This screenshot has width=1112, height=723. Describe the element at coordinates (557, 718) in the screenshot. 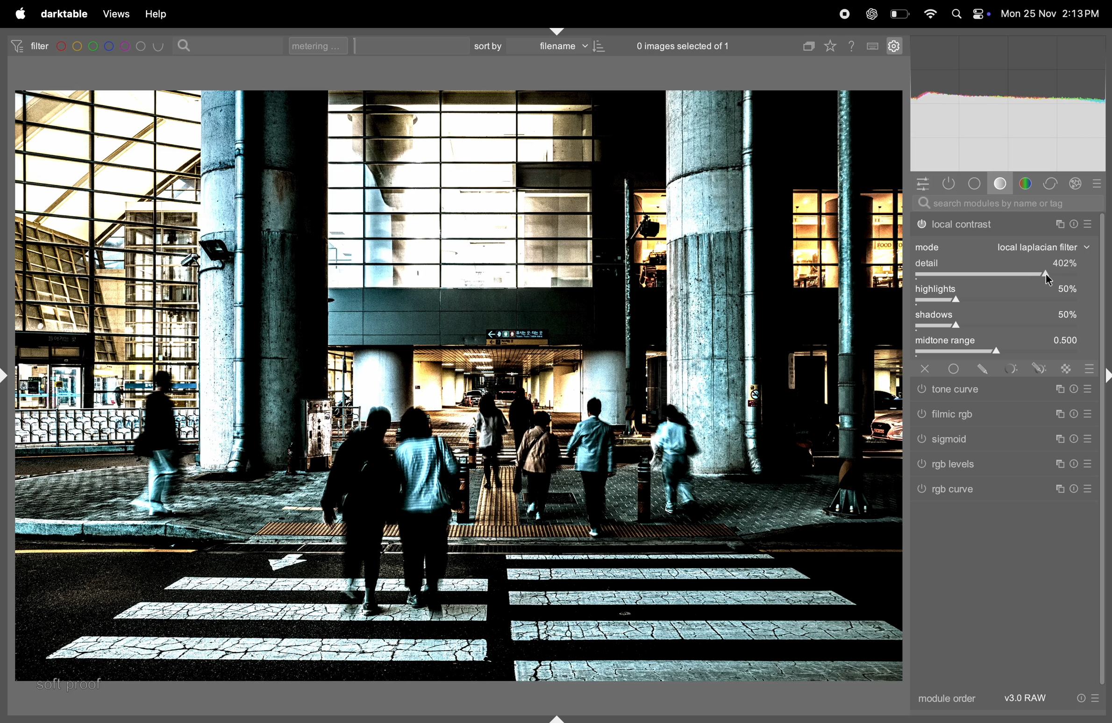

I see `shift+ctrl+b` at that location.